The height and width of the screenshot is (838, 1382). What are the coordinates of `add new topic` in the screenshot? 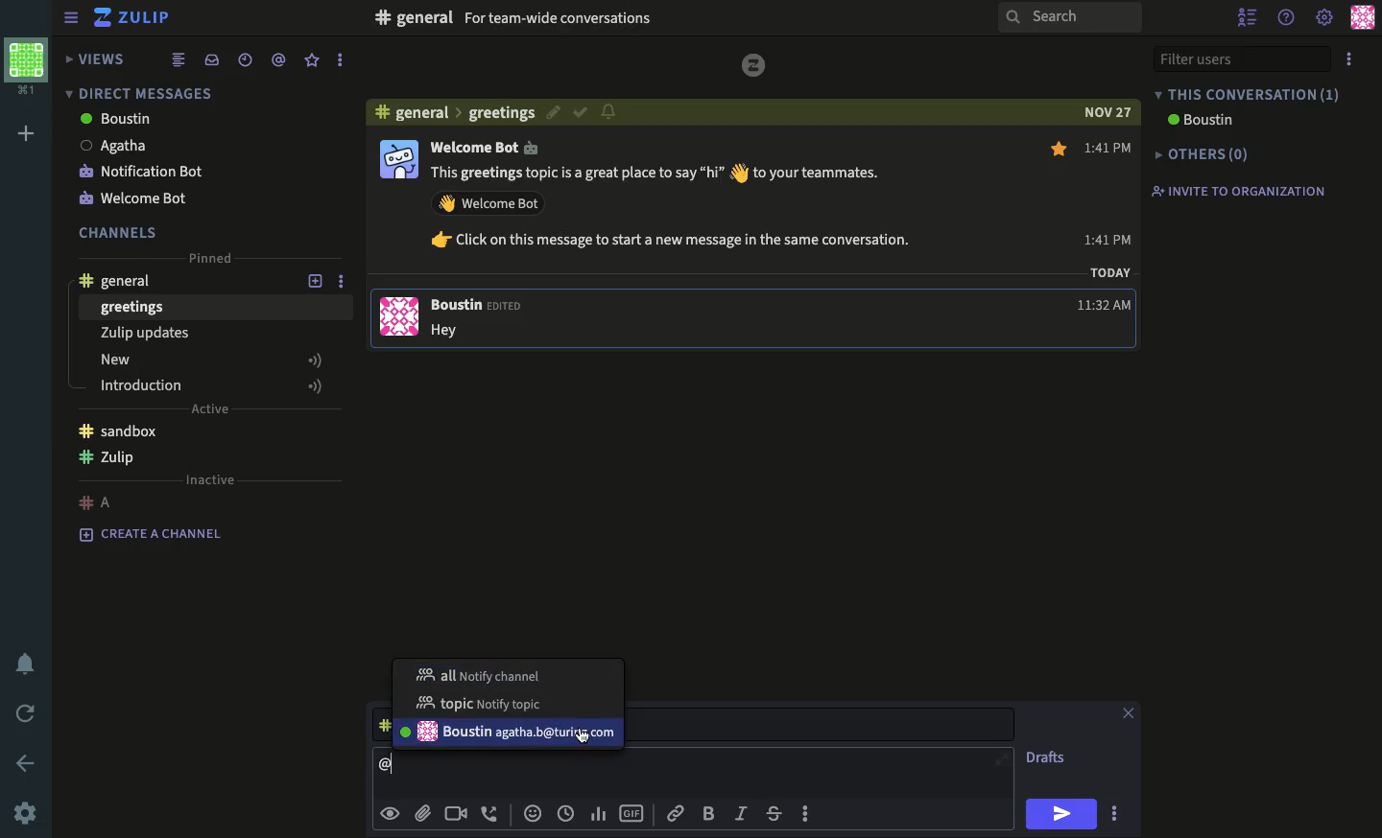 It's located at (316, 283).